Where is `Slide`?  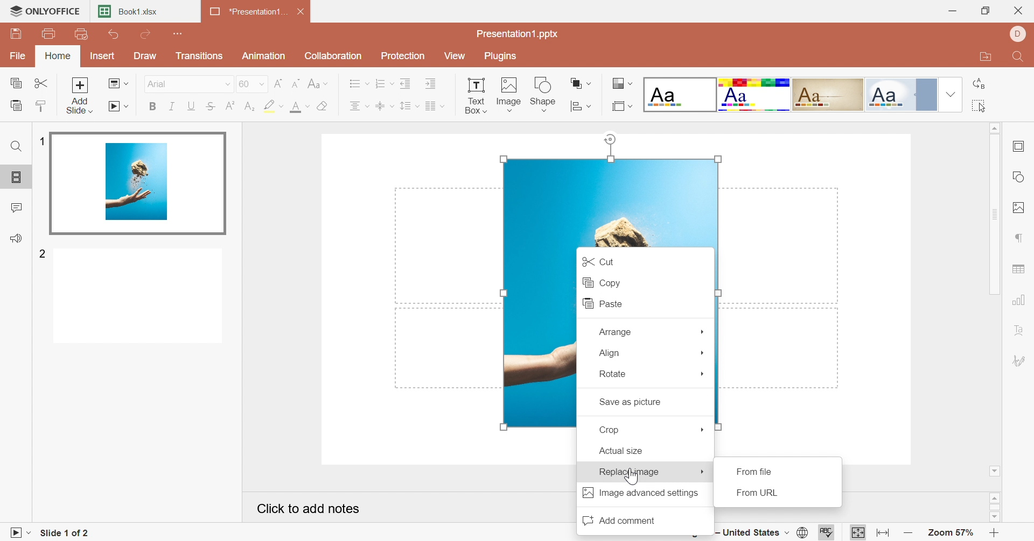
Slide is located at coordinates (138, 297).